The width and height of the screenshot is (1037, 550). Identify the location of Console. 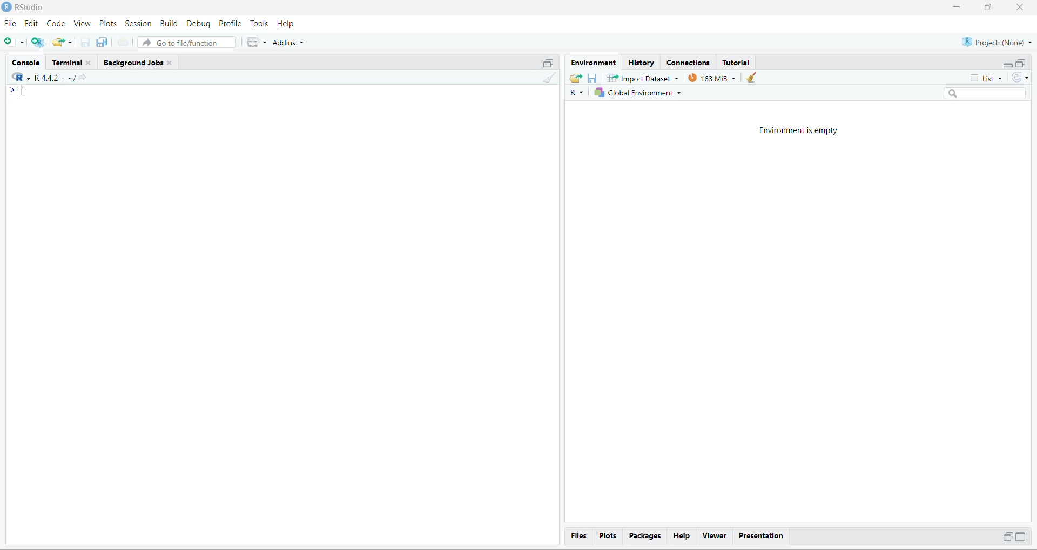
(25, 61).